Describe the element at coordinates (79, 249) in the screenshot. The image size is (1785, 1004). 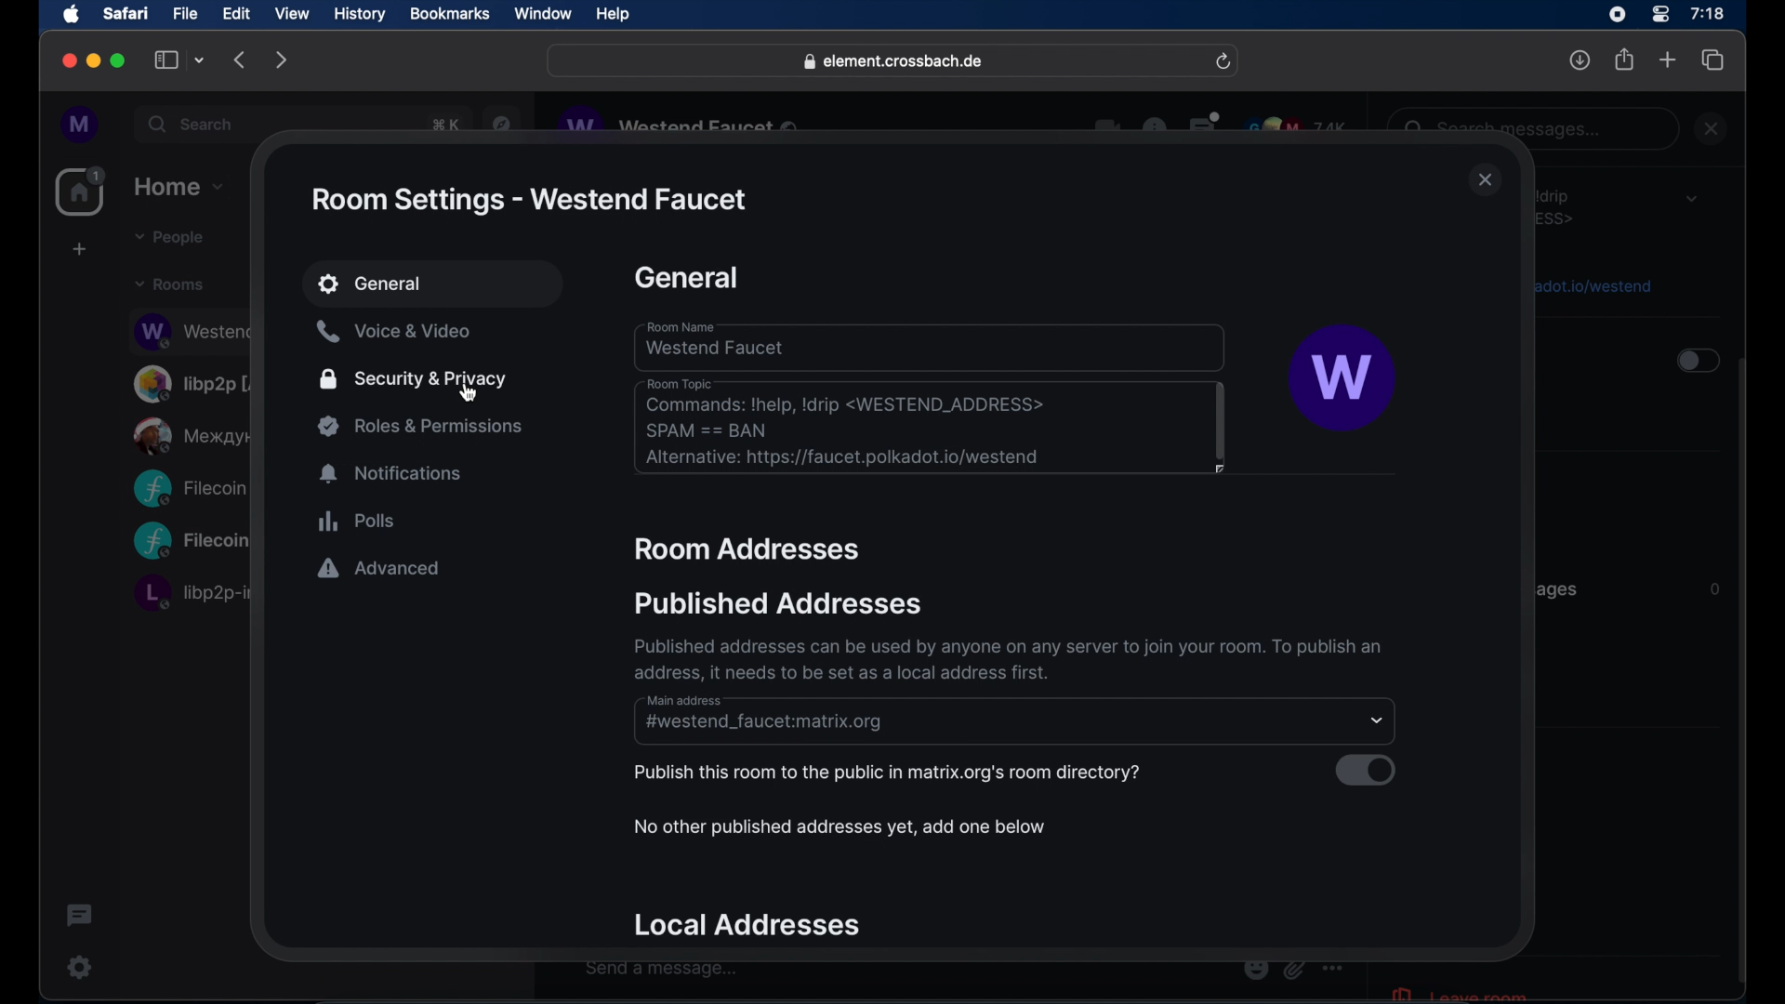
I see `create space` at that location.